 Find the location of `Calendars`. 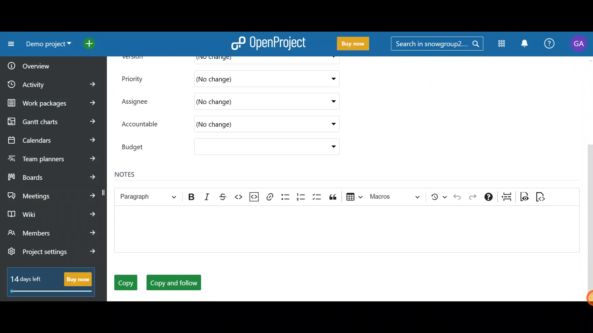

Calendars is located at coordinates (51, 138).